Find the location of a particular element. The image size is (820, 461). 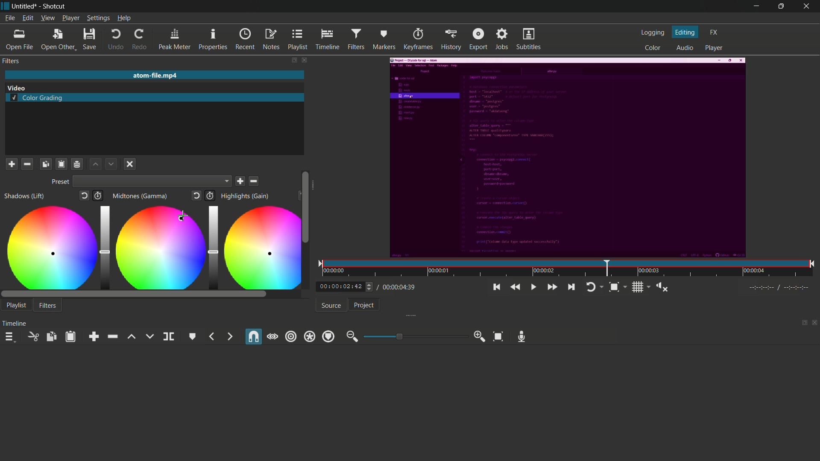

adjustment circle is located at coordinates (158, 248).